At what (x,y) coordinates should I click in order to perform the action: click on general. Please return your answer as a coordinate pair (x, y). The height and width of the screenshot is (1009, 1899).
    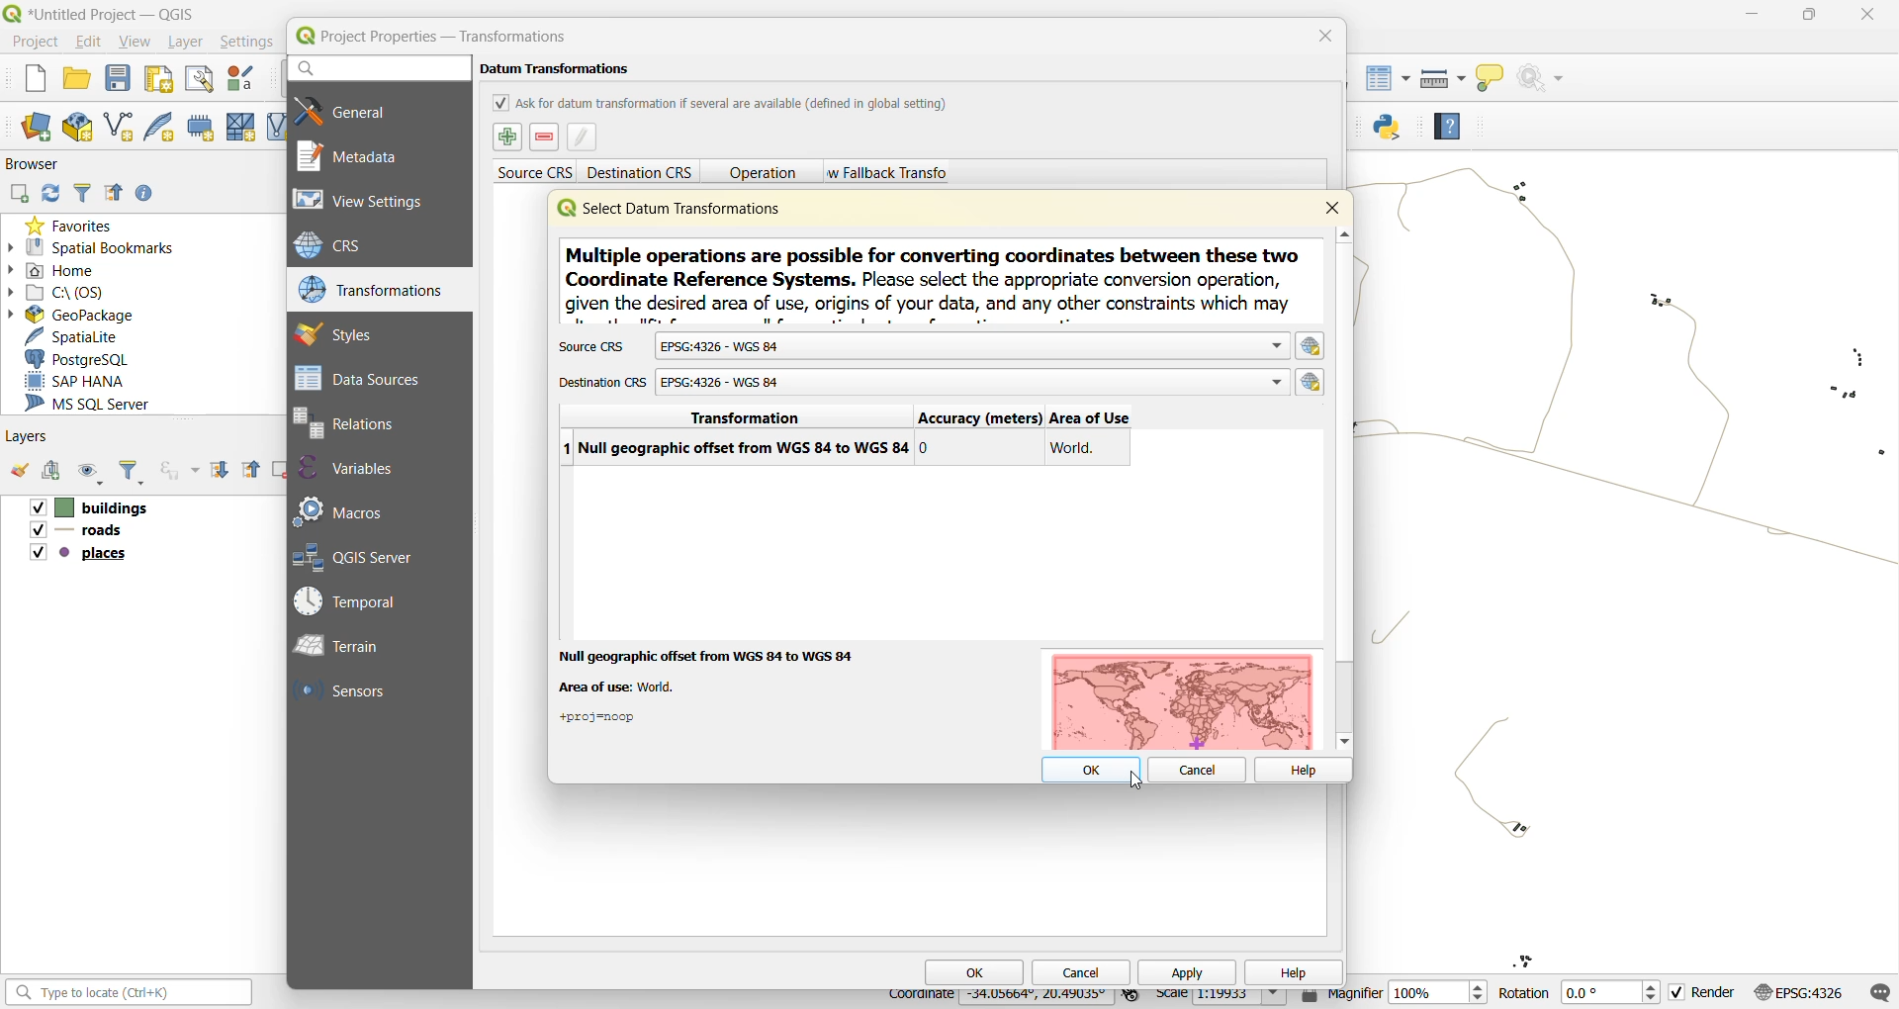
    Looking at the image, I should click on (361, 109).